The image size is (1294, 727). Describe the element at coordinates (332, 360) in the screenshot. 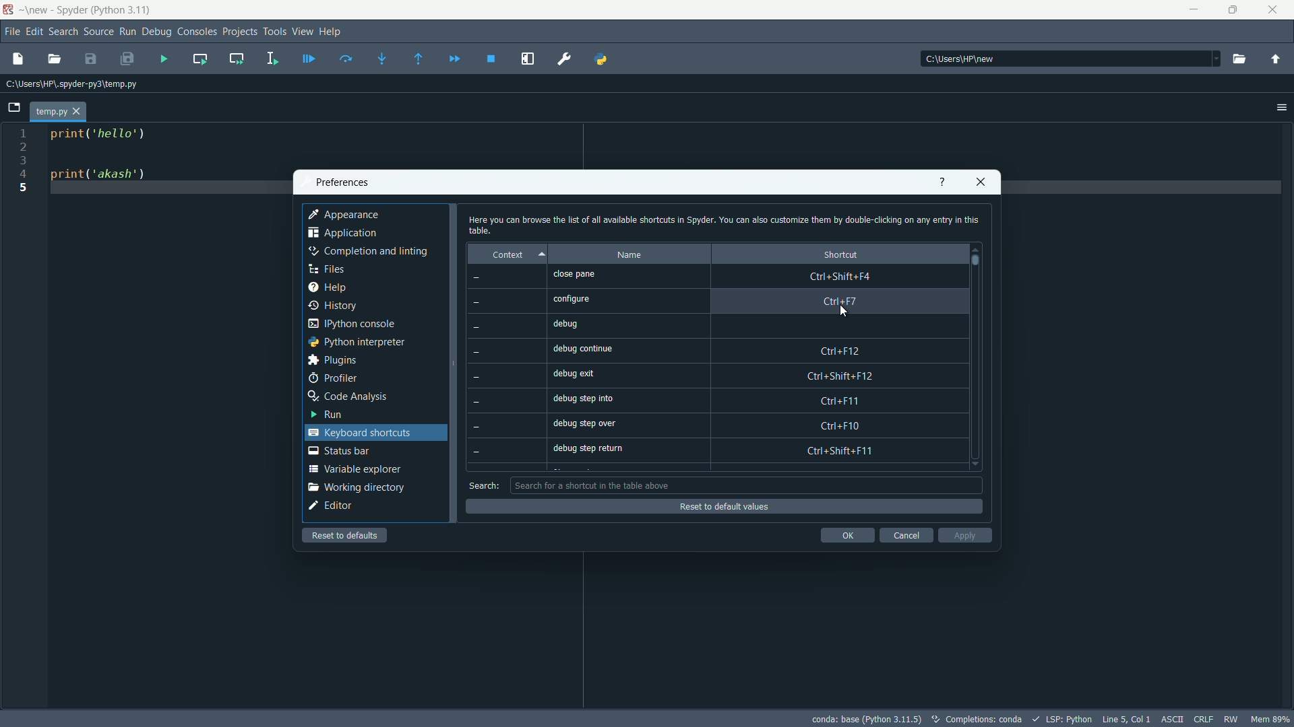

I see `plugins` at that location.